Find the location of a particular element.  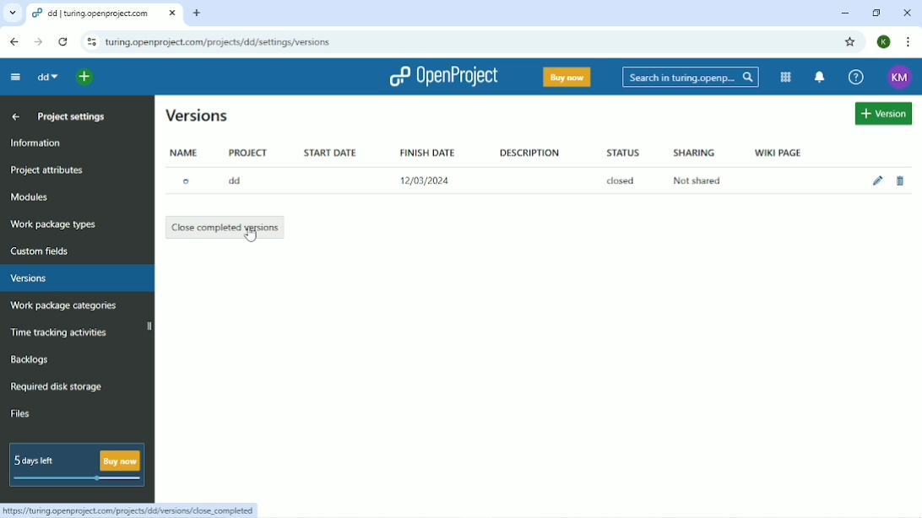

Customize and control google chrome is located at coordinates (907, 42).